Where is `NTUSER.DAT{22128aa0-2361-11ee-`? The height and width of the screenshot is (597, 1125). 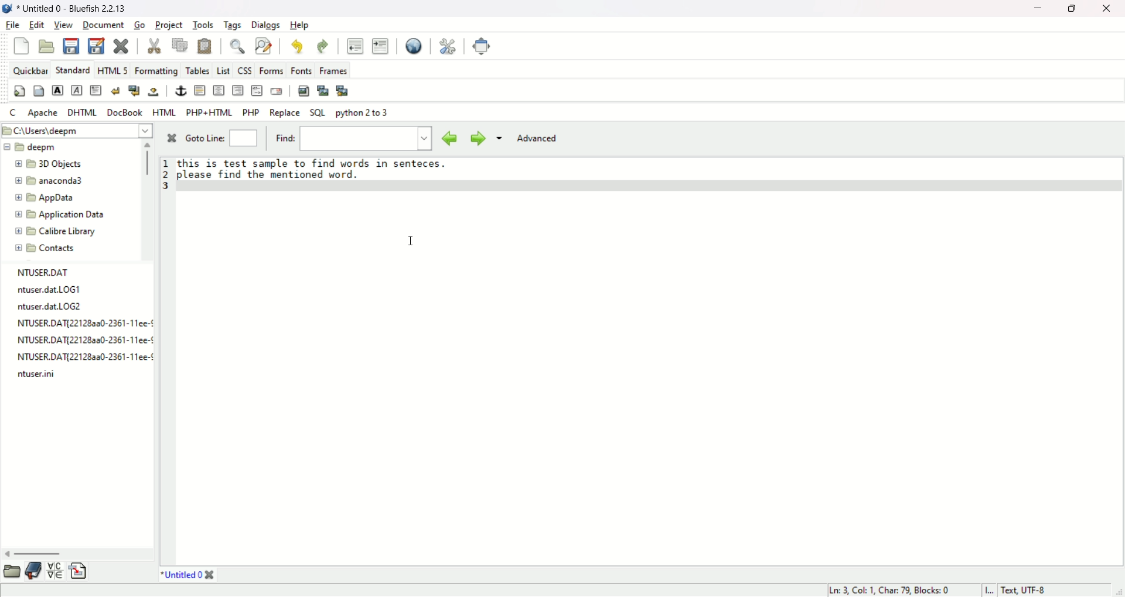
NTUSER.DAT{22128aa0-2361-11ee- is located at coordinates (77, 341).